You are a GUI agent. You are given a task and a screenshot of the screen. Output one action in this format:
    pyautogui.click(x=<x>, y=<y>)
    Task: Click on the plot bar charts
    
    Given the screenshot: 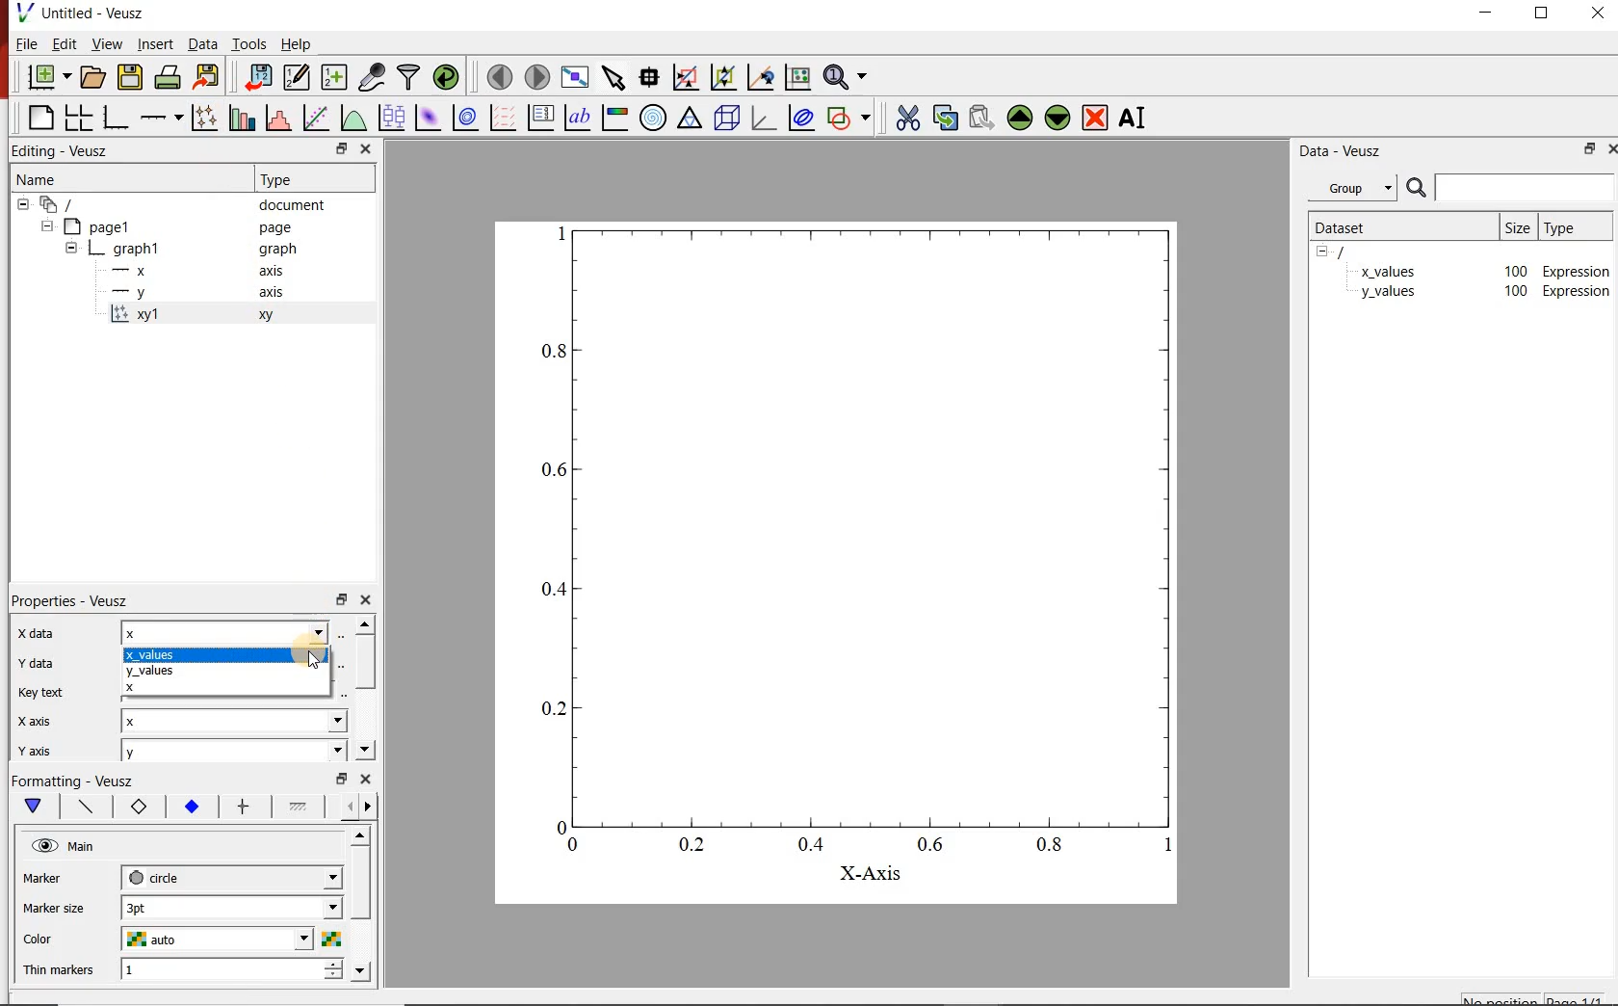 What is the action you would take?
    pyautogui.click(x=242, y=118)
    